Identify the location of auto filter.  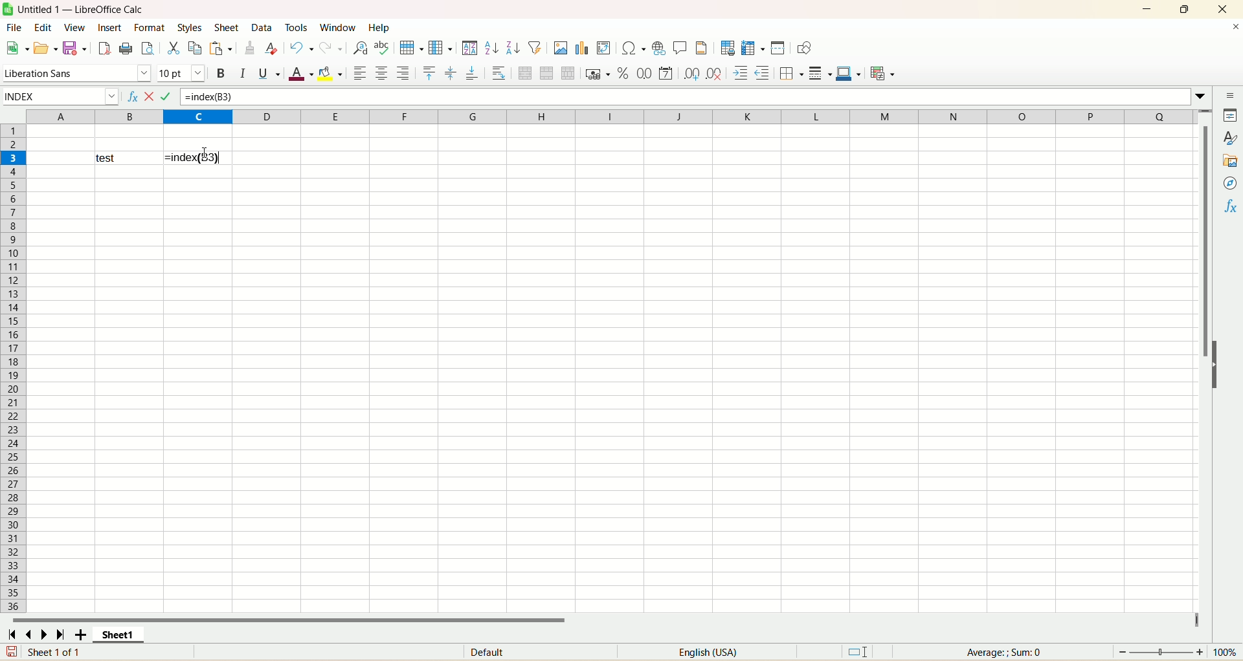
(535, 47).